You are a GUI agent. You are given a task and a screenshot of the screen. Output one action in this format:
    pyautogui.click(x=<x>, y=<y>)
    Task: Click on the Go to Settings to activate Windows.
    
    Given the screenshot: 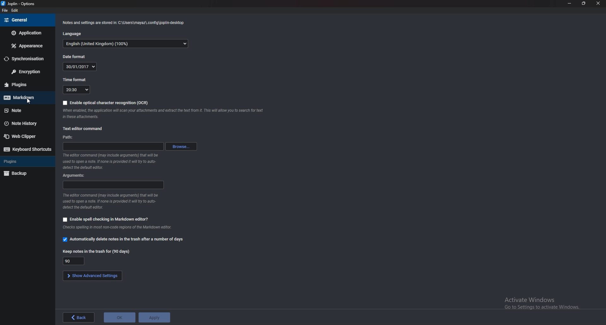 What is the action you would take?
    pyautogui.click(x=540, y=308)
    